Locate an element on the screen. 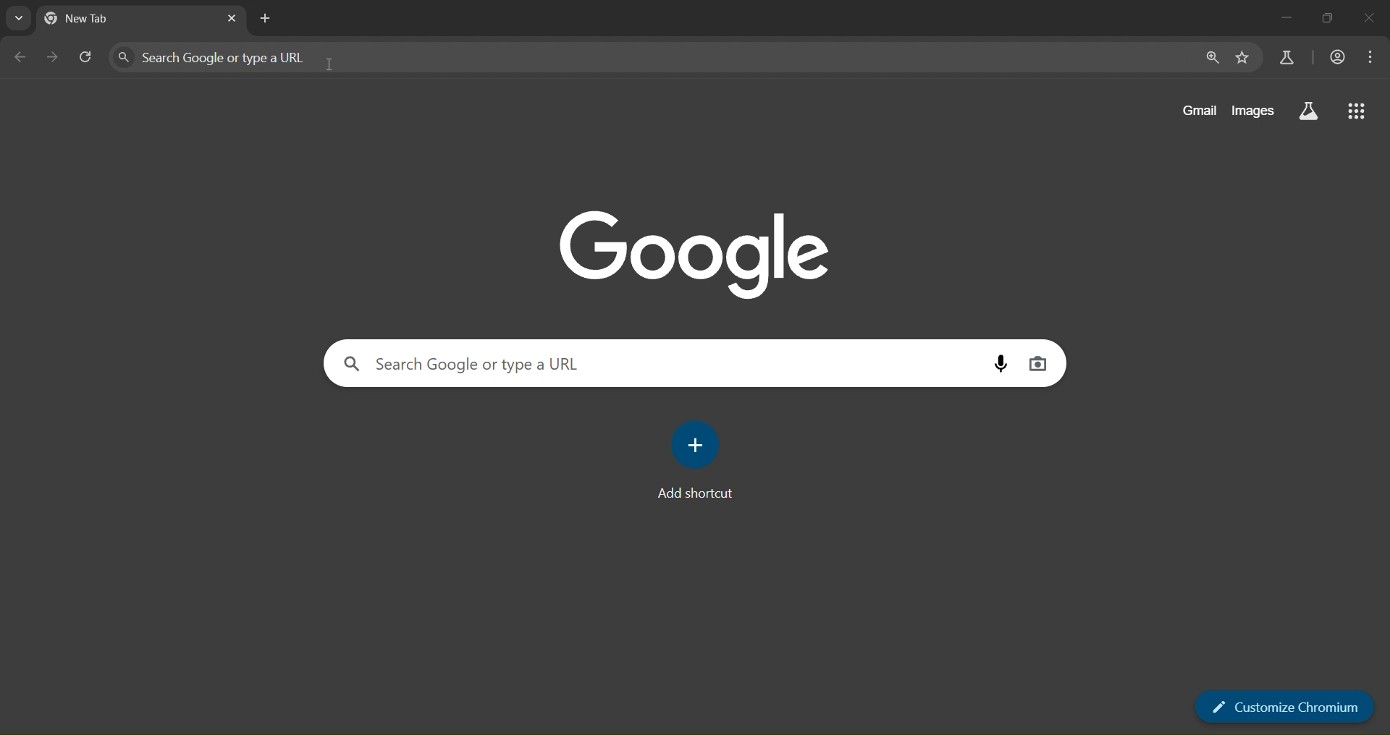 Image resolution: width=1390 pixels, height=735 pixels. go forward one page is located at coordinates (55, 59).